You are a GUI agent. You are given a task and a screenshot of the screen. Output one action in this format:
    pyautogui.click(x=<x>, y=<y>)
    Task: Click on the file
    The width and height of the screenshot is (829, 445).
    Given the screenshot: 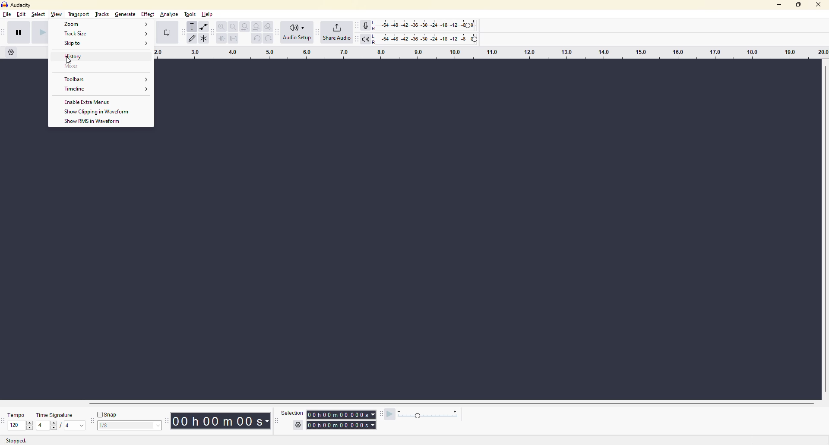 What is the action you would take?
    pyautogui.click(x=8, y=17)
    